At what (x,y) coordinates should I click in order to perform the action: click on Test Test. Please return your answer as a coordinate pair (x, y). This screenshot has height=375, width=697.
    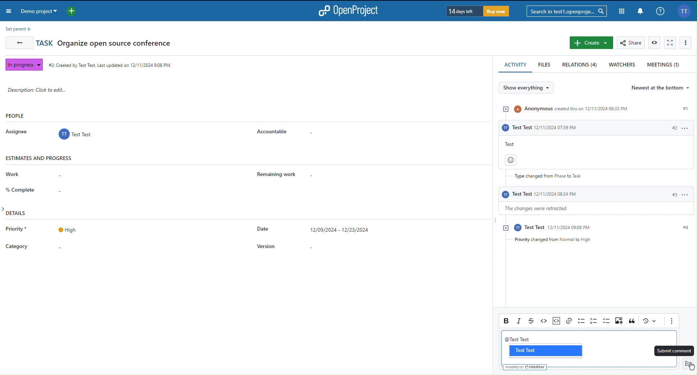
    Looking at the image, I should click on (520, 339).